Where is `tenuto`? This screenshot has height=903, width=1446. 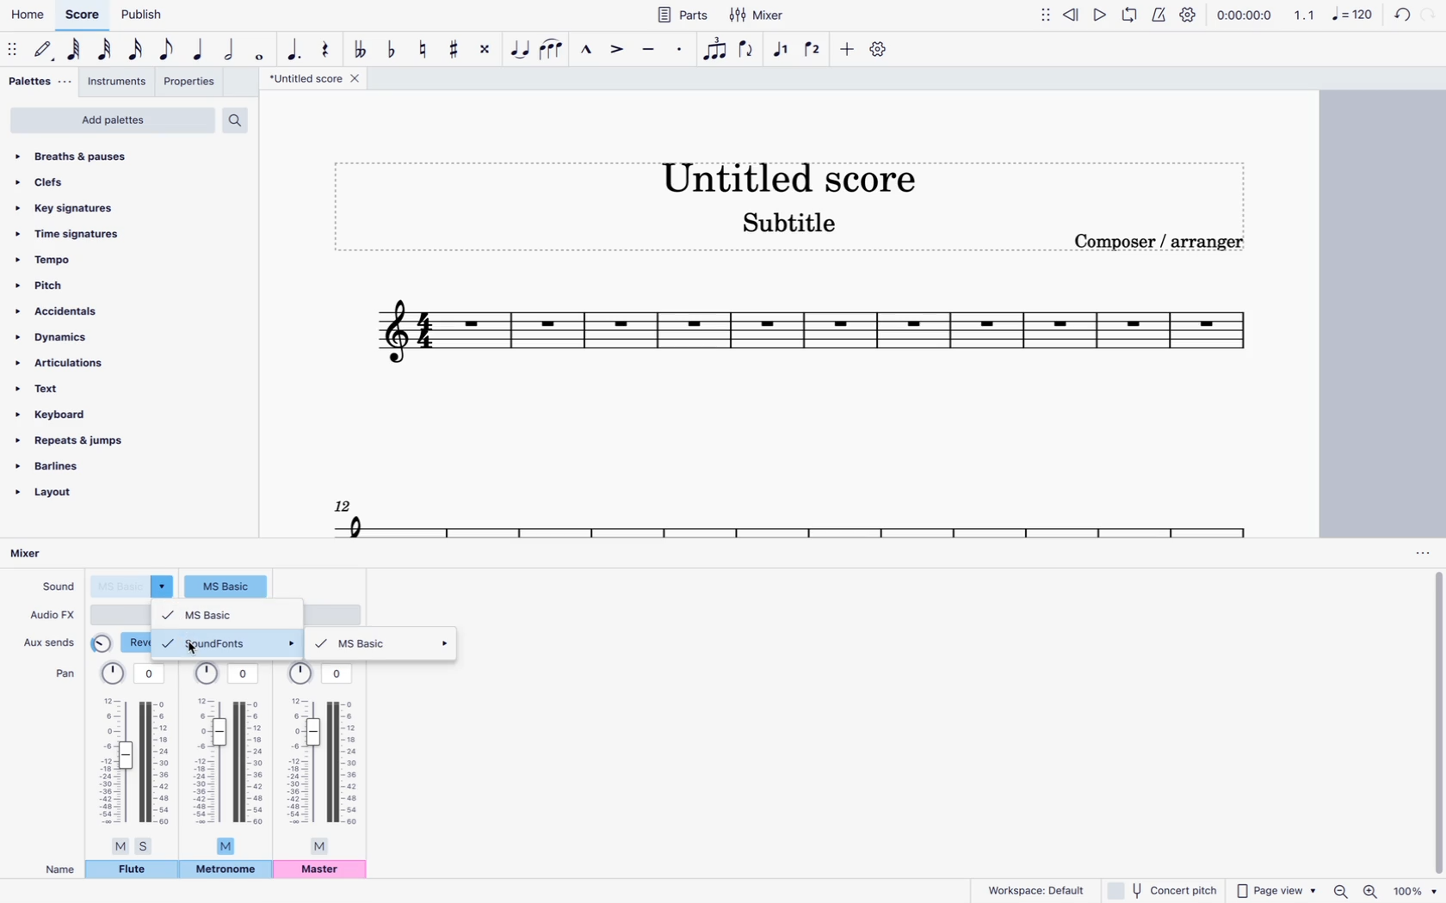 tenuto is located at coordinates (650, 49).